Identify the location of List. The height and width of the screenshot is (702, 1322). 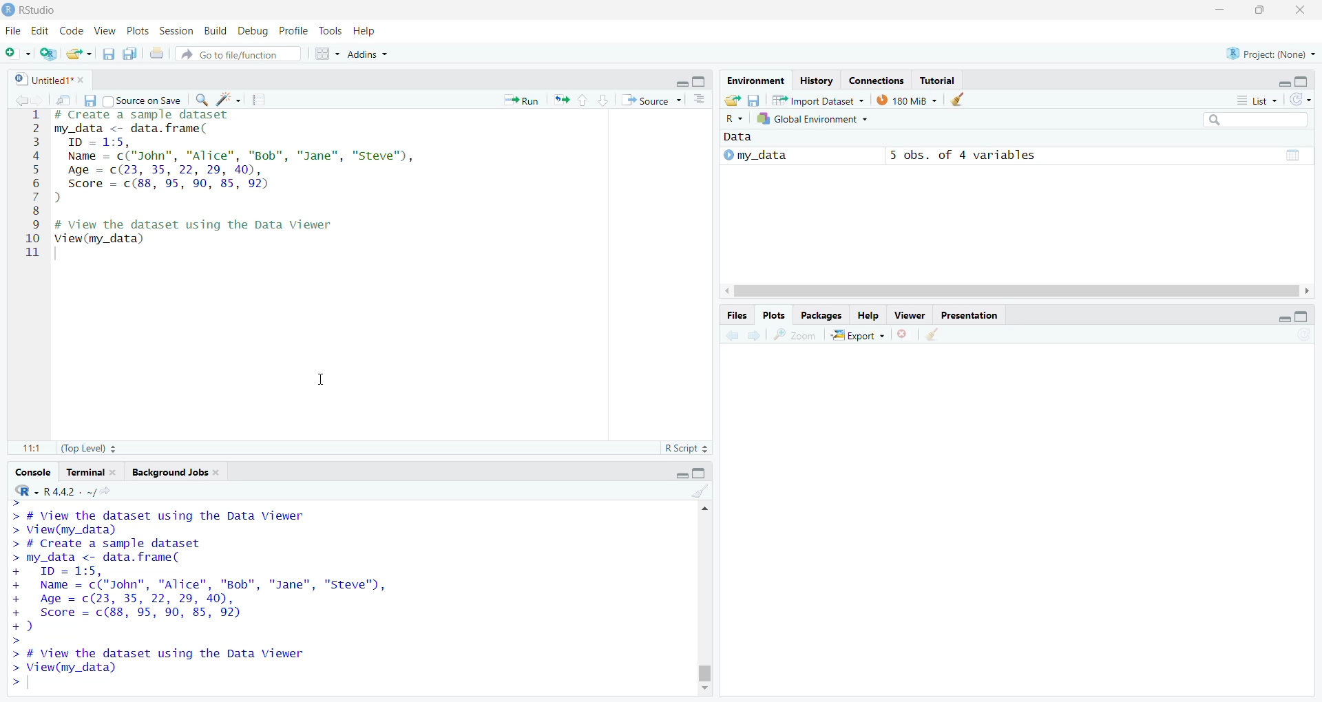
(1259, 101).